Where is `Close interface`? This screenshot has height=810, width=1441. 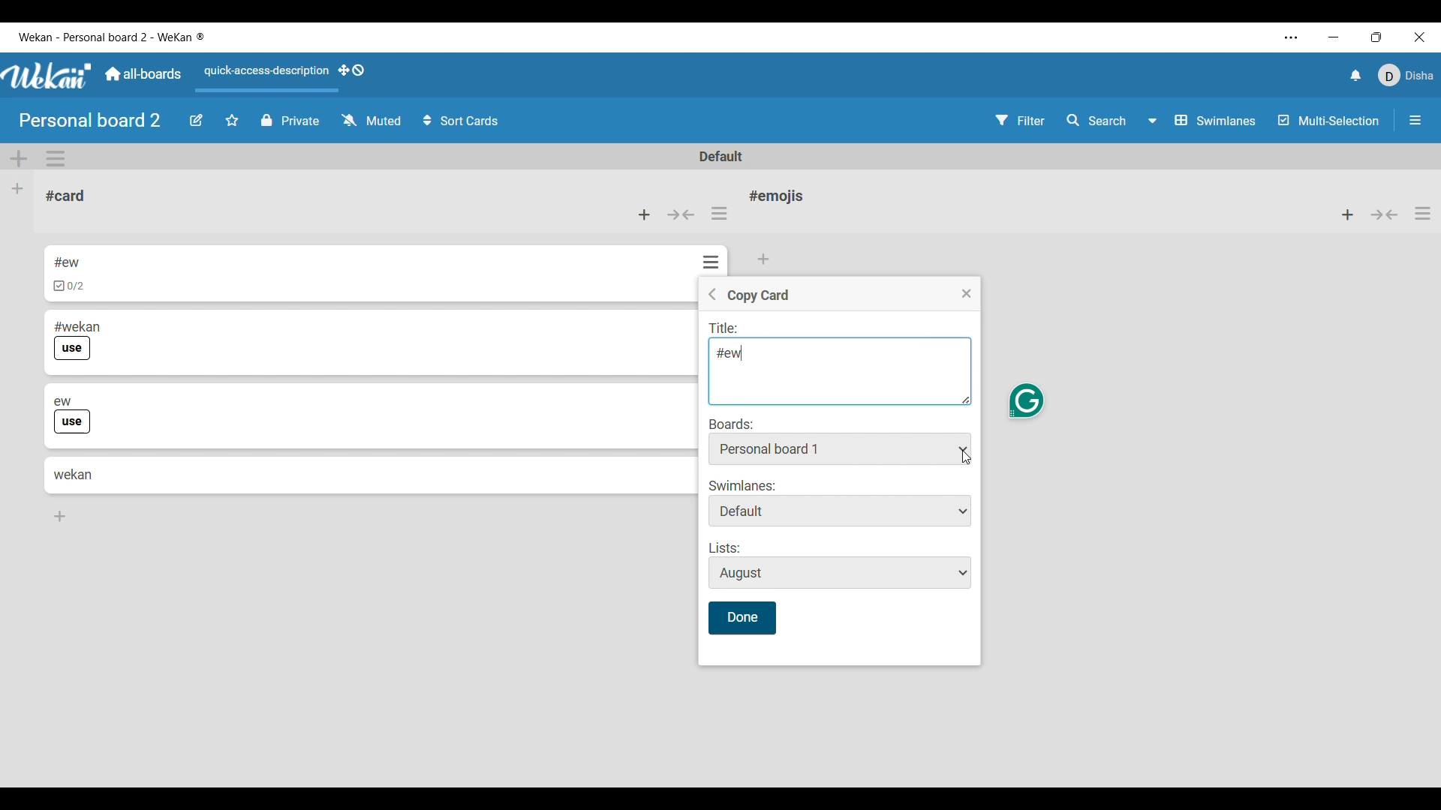
Close interface is located at coordinates (1420, 37).